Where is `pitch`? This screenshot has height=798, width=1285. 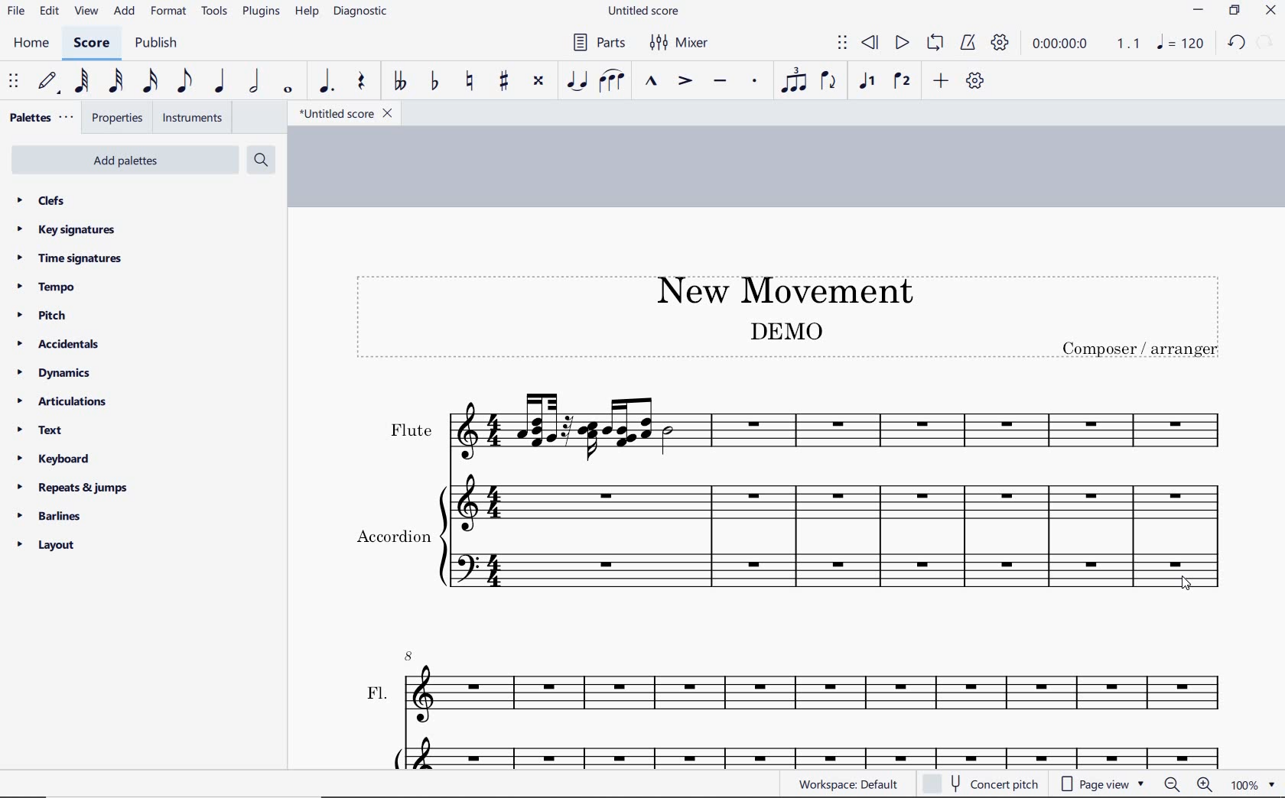
pitch is located at coordinates (47, 316).